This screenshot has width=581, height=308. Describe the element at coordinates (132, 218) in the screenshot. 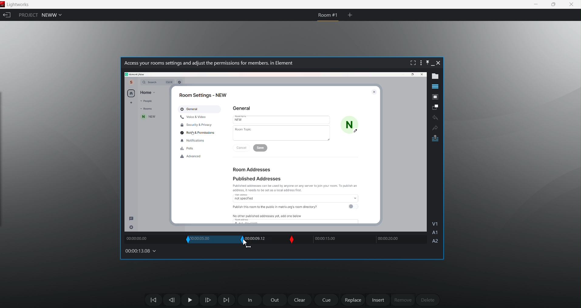

I see `message` at that location.